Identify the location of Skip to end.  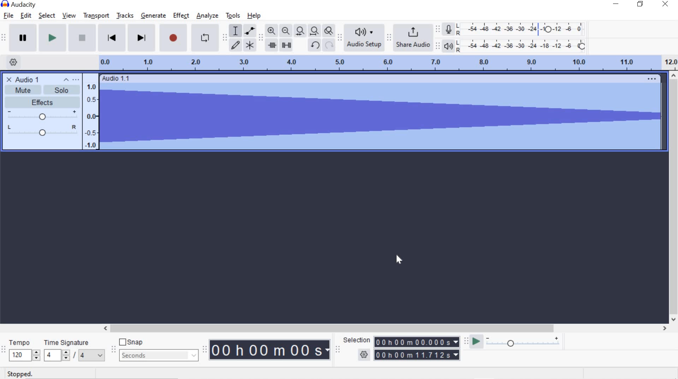
(143, 37).